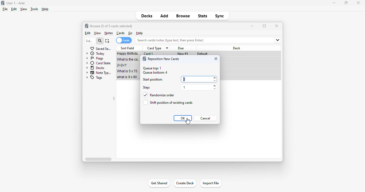 The width and height of the screenshot is (365, 192). I want to click on card state, so click(99, 63).